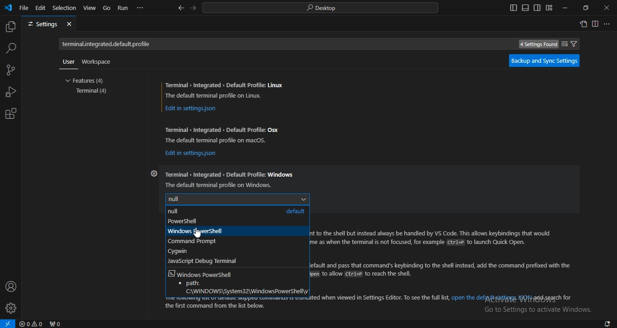 Image resolution: width=617 pixels, height=328 pixels. I want to click on cygwin, so click(178, 251).